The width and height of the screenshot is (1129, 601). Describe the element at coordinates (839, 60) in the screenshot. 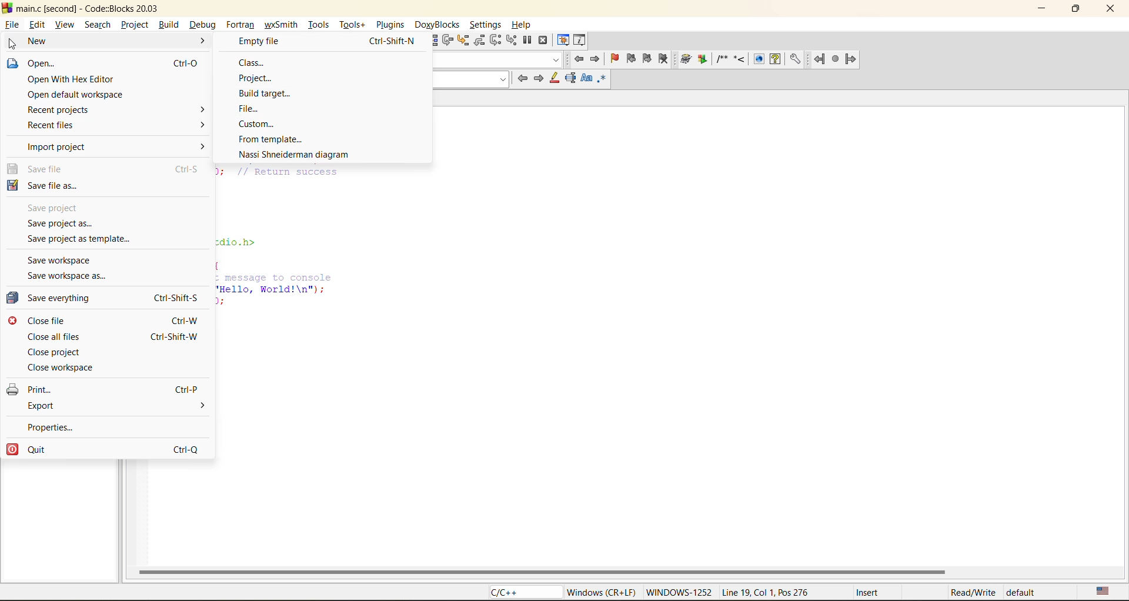

I see `fortran reference` at that location.